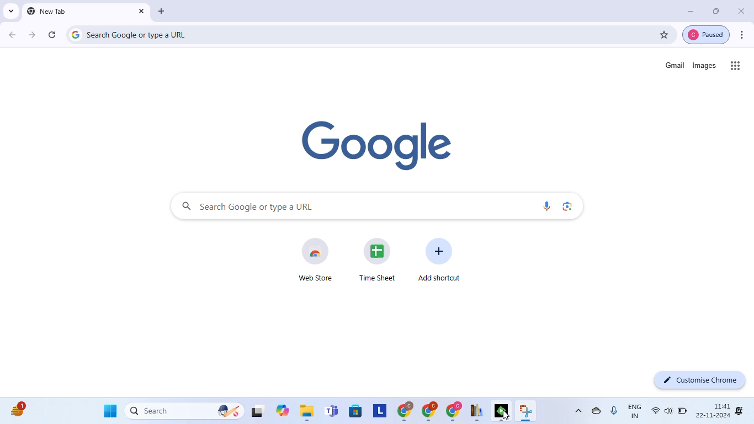 The height and width of the screenshot is (424, 754). I want to click on show hidden icons, so click(578, 410).